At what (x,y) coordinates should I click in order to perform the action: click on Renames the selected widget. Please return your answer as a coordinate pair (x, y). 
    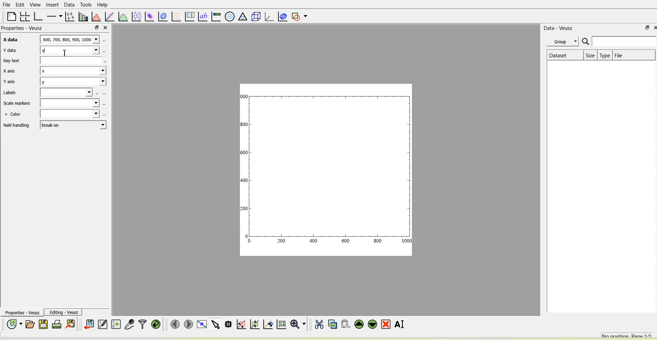
    Looking at the image, I should click on (399, 324).